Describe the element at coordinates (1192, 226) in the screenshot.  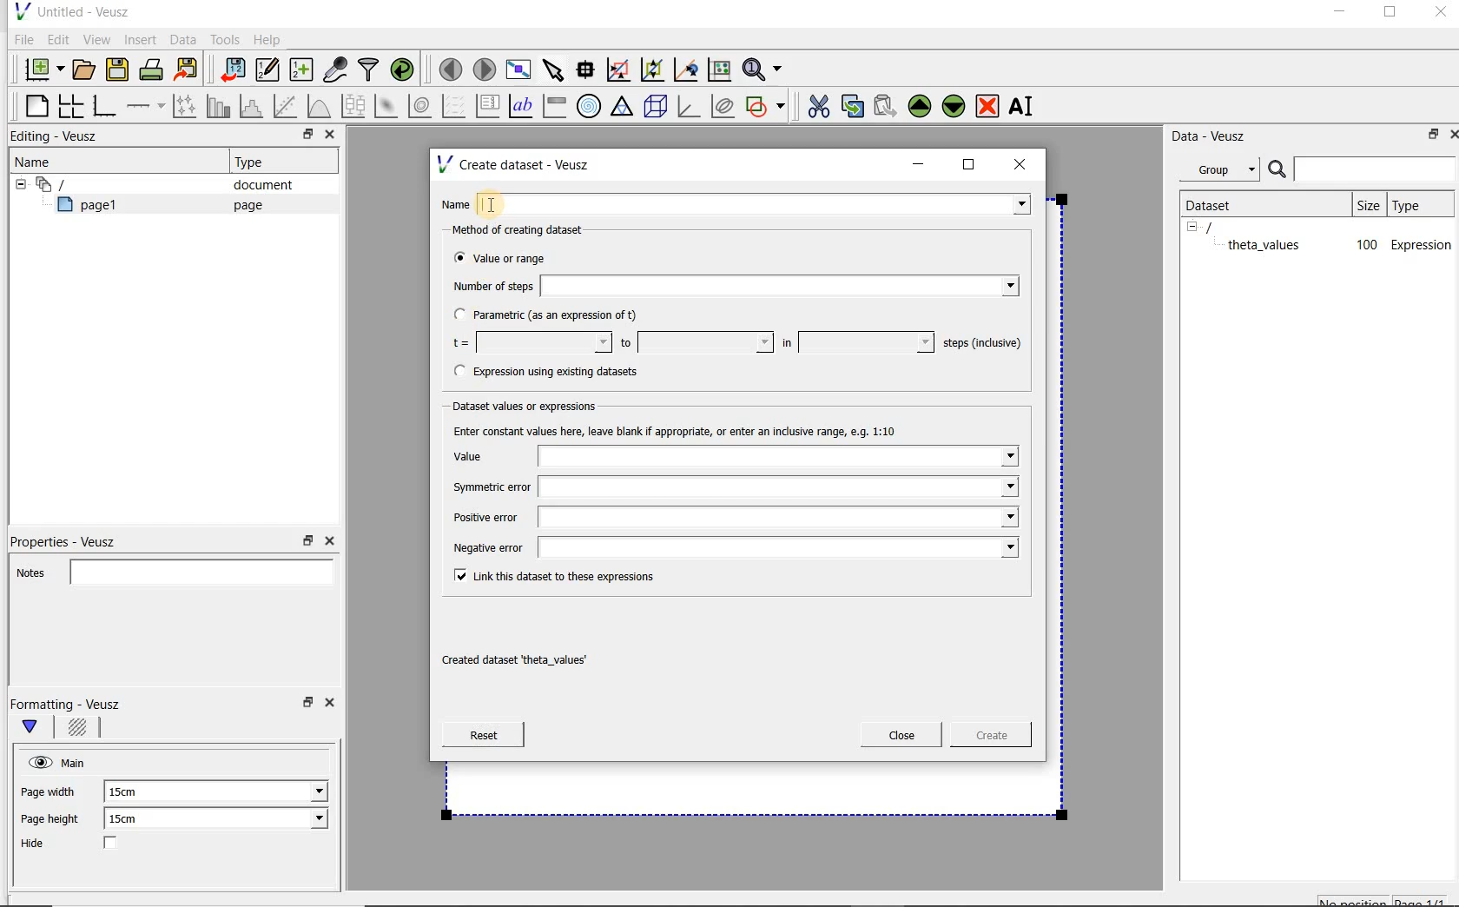
I see `hide sub menu` at that location.